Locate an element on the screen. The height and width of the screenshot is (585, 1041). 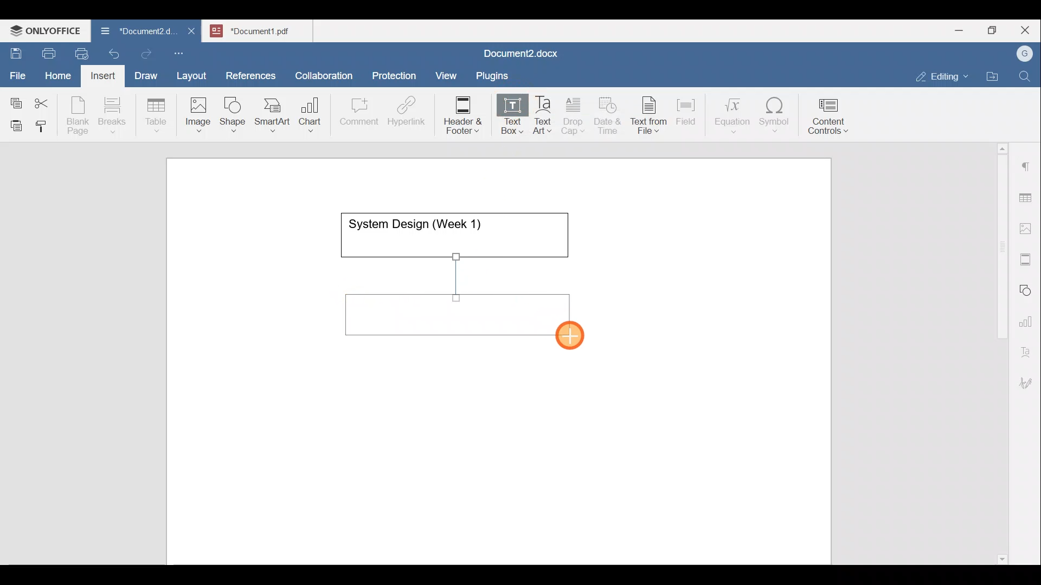
Symbol is located at coordinates (775, 118).